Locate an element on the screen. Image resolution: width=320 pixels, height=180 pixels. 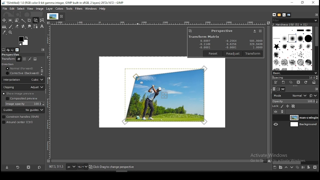
around the center is located at coordinates (21, 123).